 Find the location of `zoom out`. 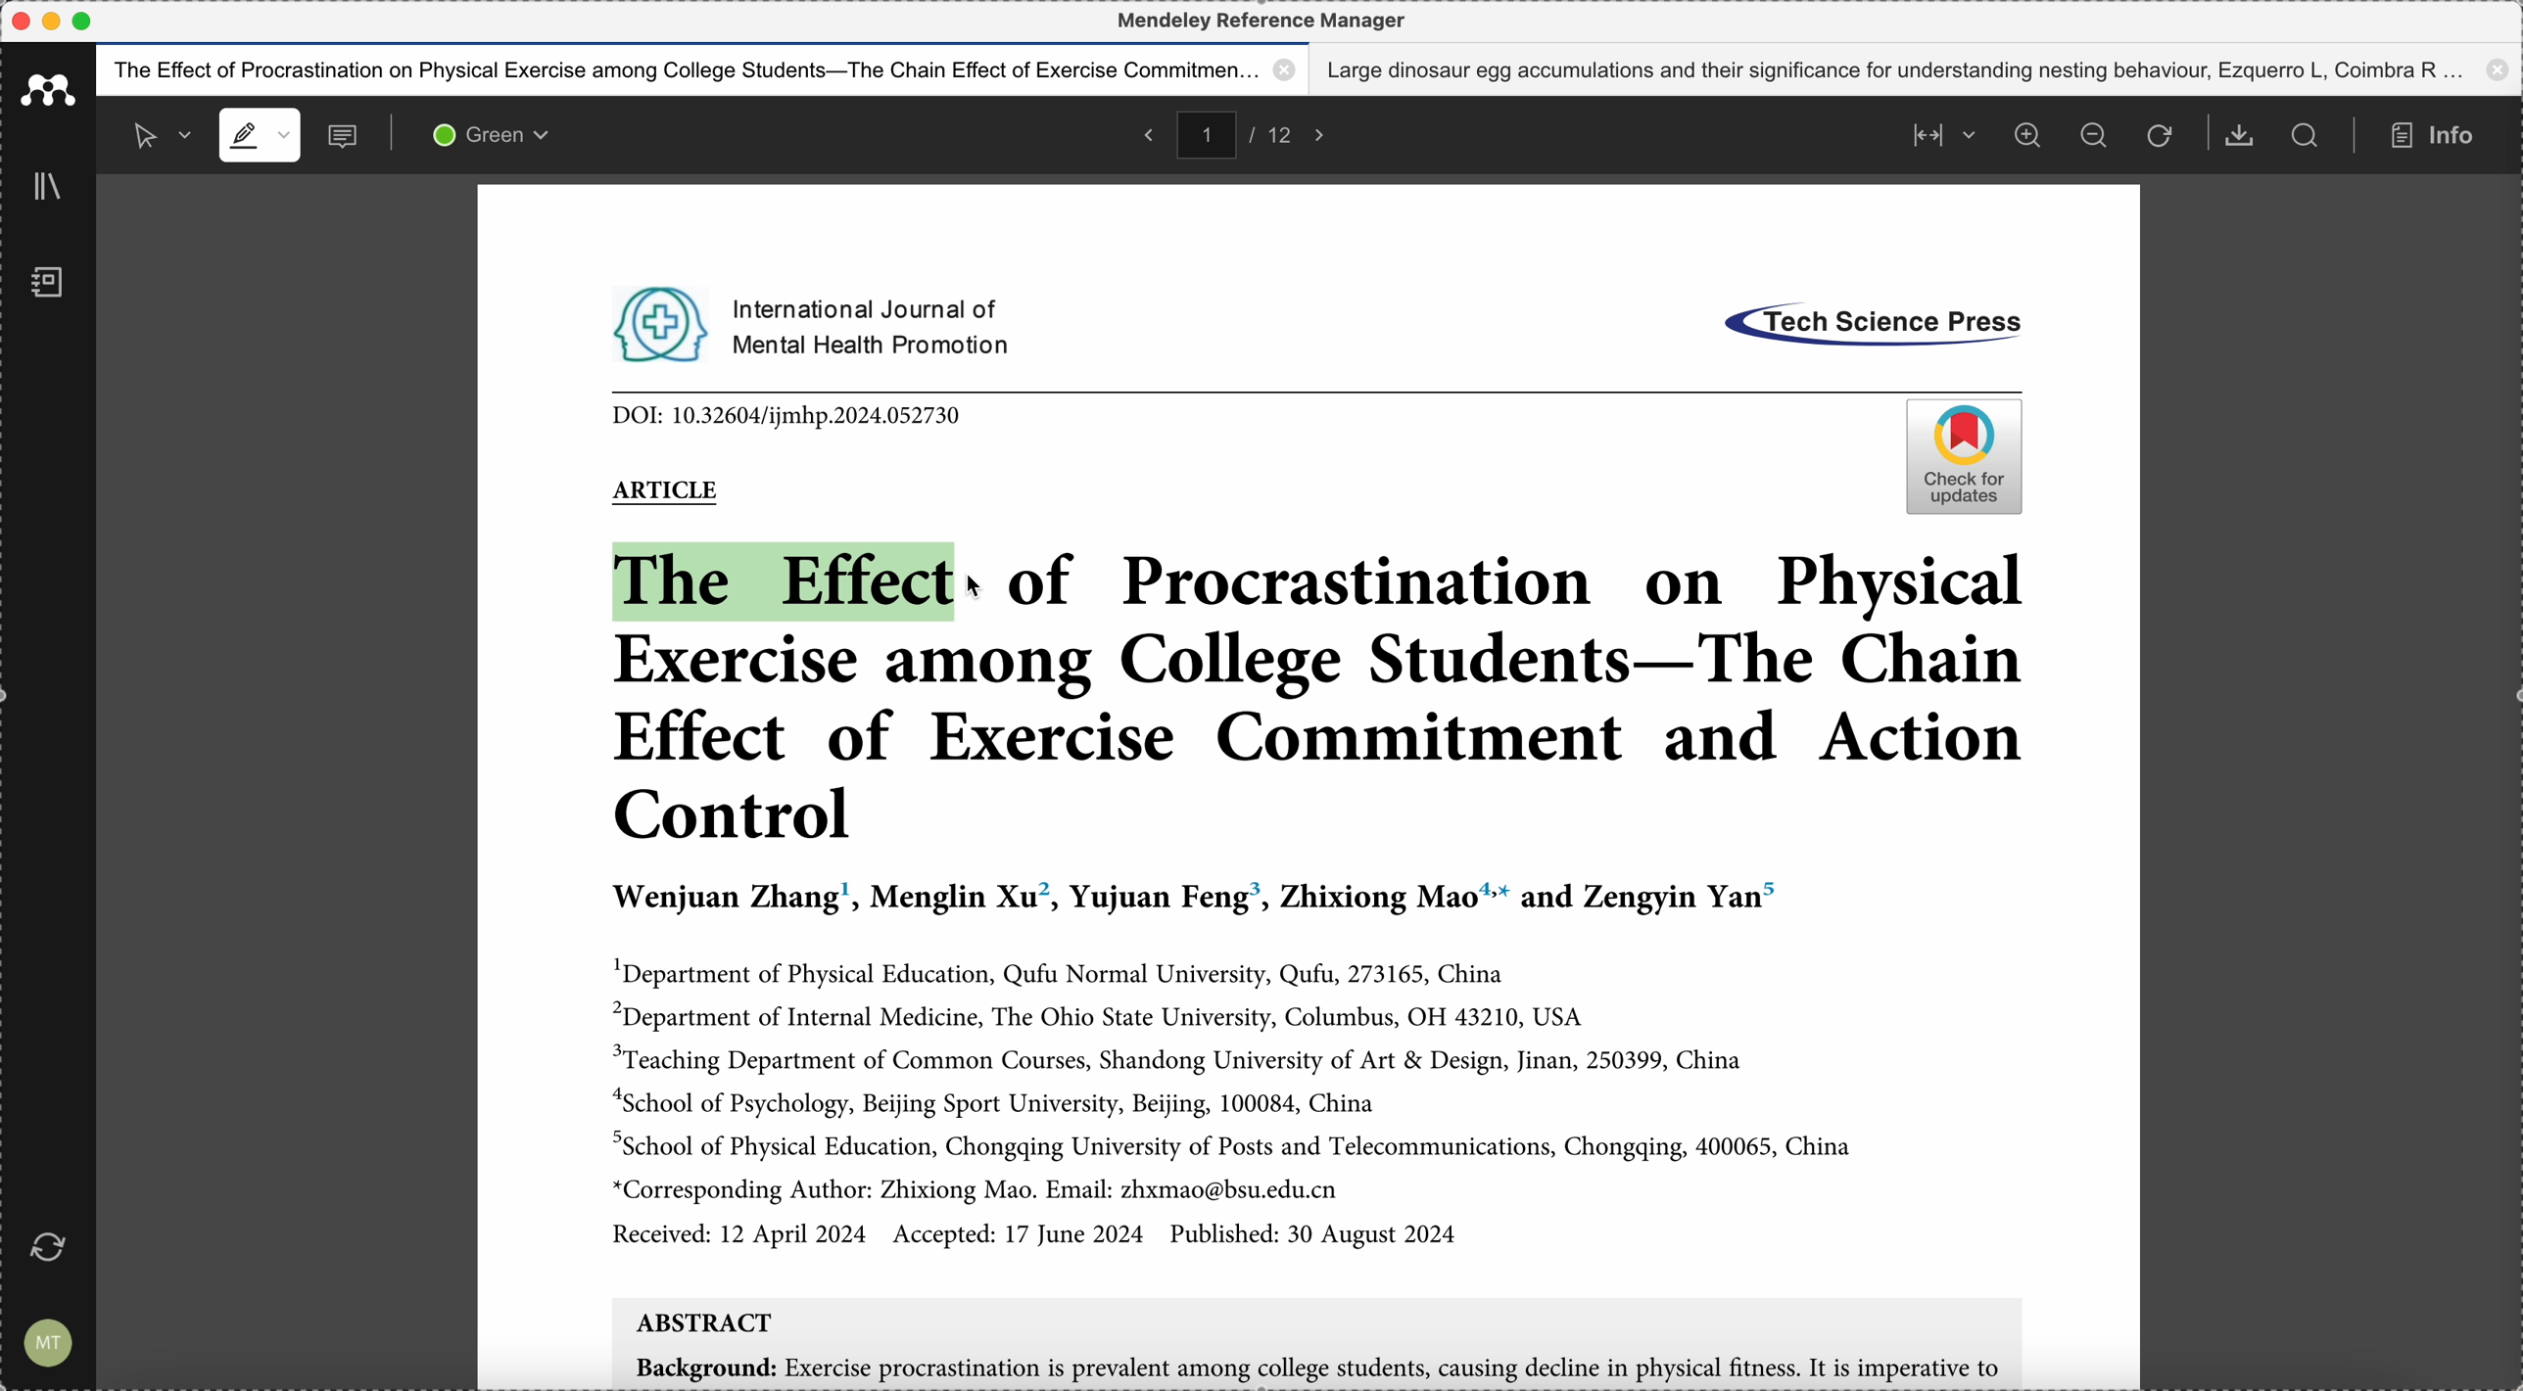

zoom out is located at coordinates (2097, 137).